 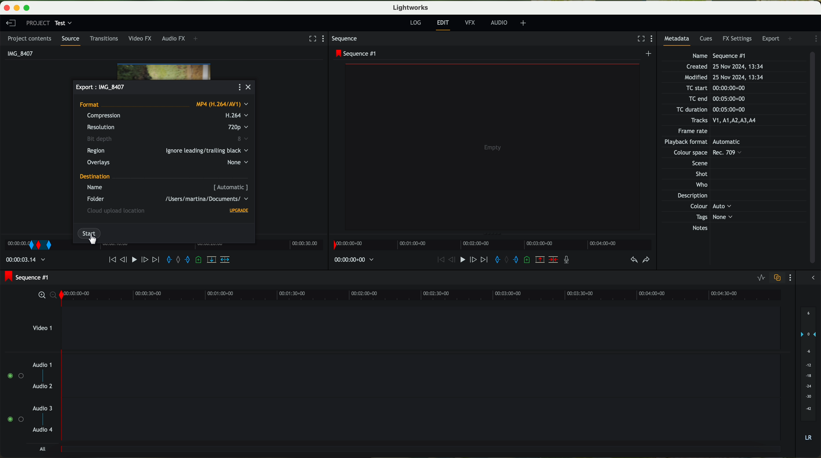 What do you see at coordinates (173, 39) in the screenshot?
I see `audio FX` at bounding box center [173, 39].